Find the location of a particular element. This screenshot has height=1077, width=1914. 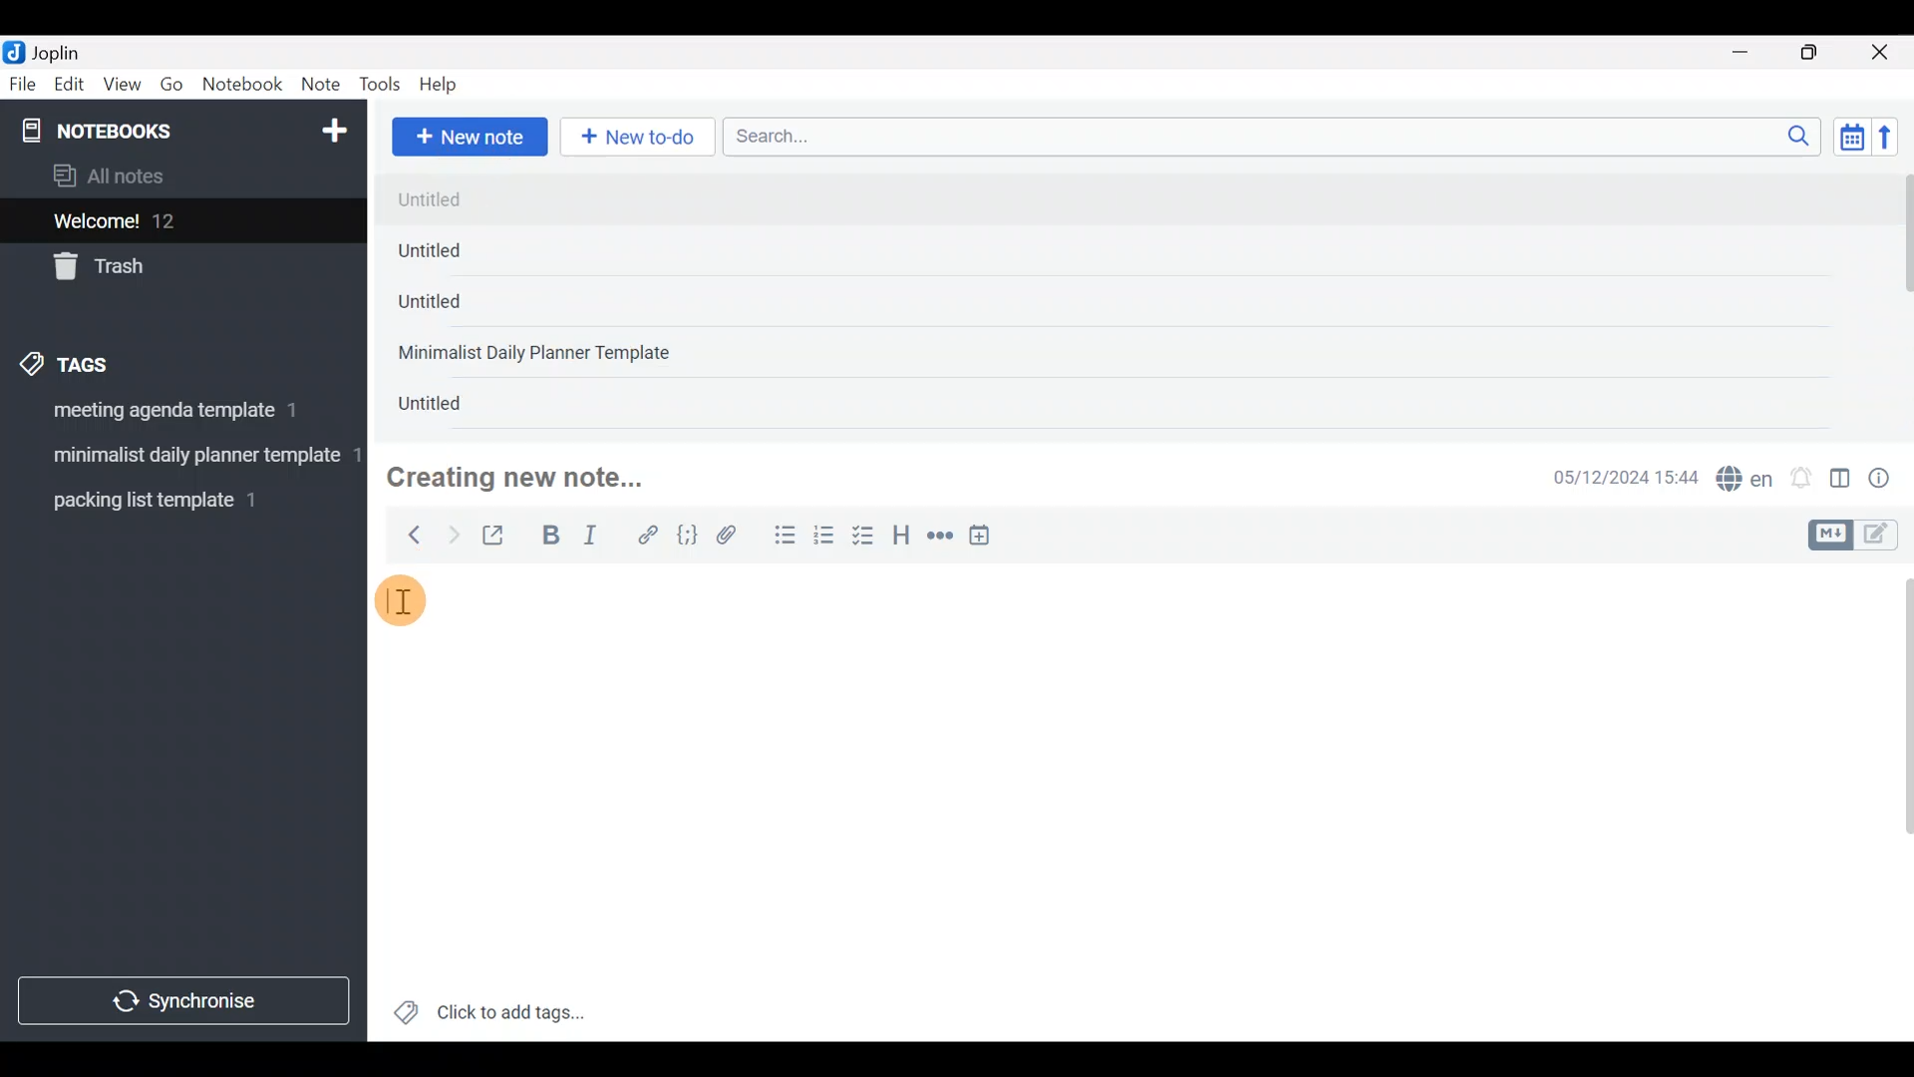

Tag 3 is located at coordinates (176, 500).